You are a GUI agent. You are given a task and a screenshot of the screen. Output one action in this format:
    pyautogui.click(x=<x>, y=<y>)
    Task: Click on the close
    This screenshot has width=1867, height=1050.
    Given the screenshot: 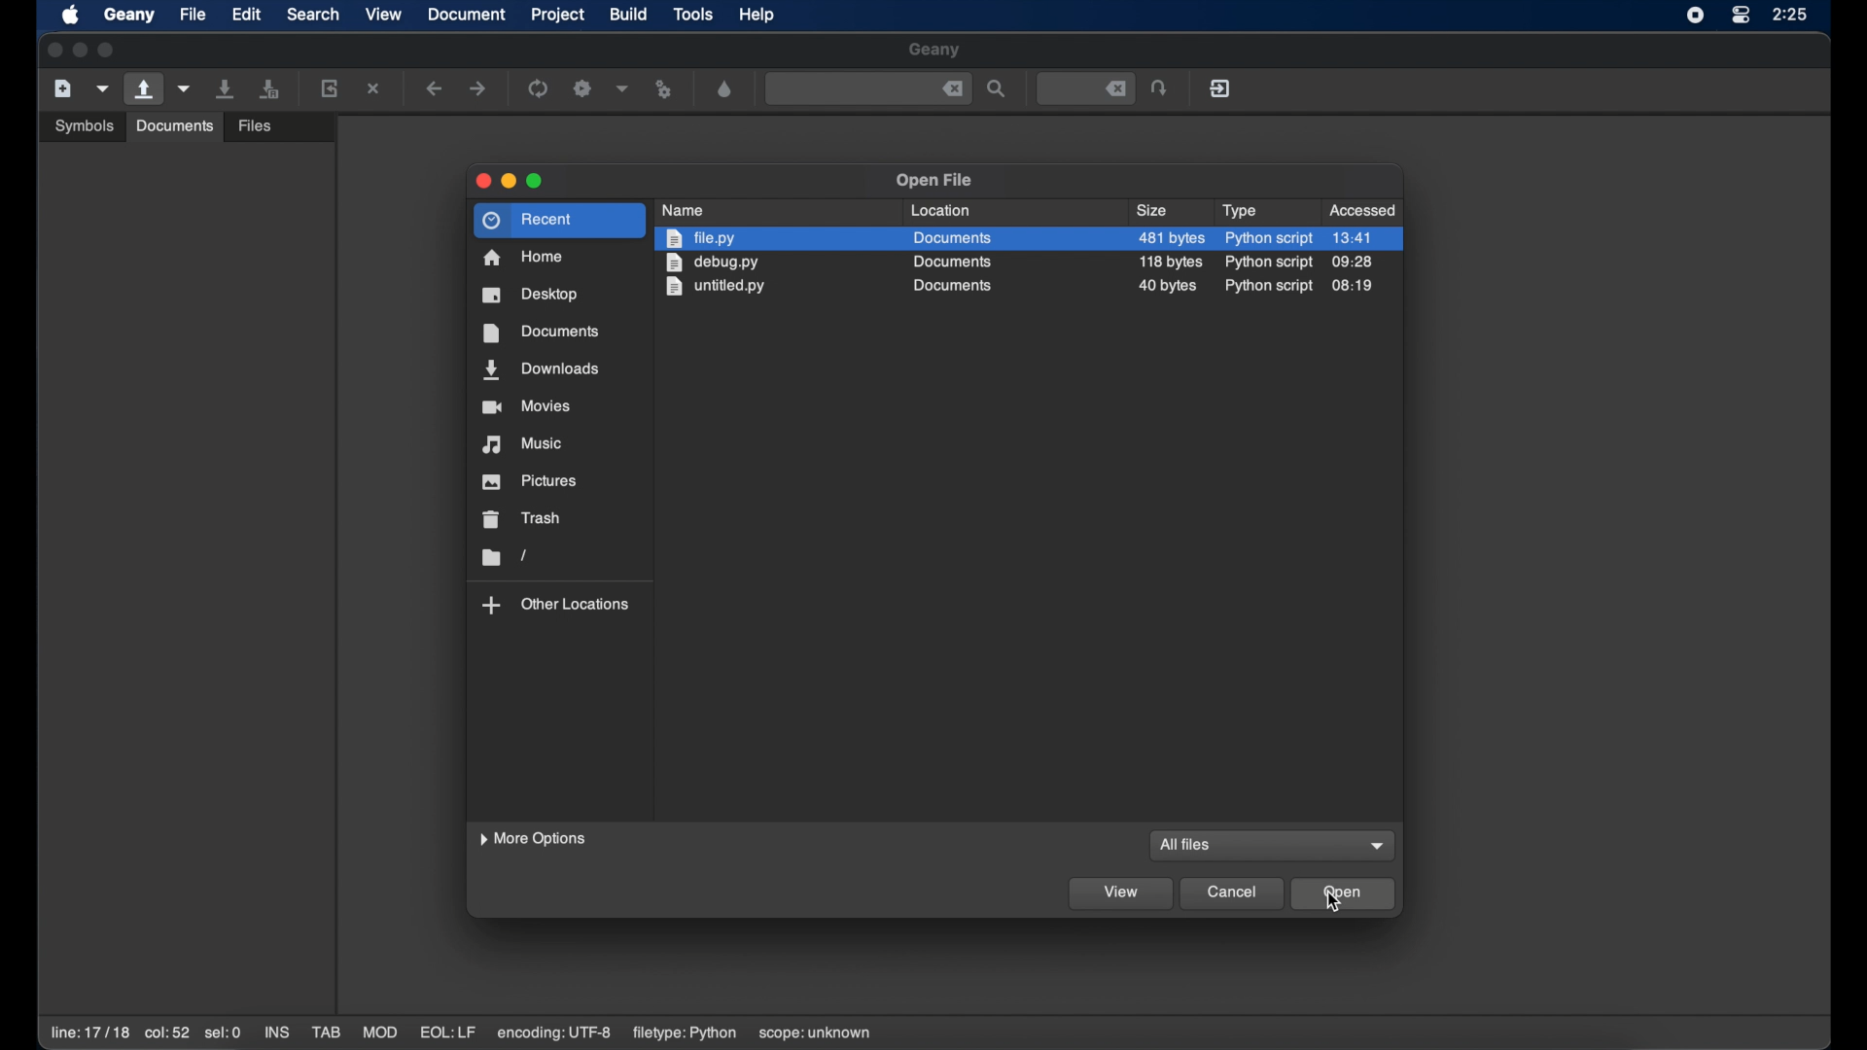 What is the action you would take?
    pyautogui.click(x=479, y=182)
    